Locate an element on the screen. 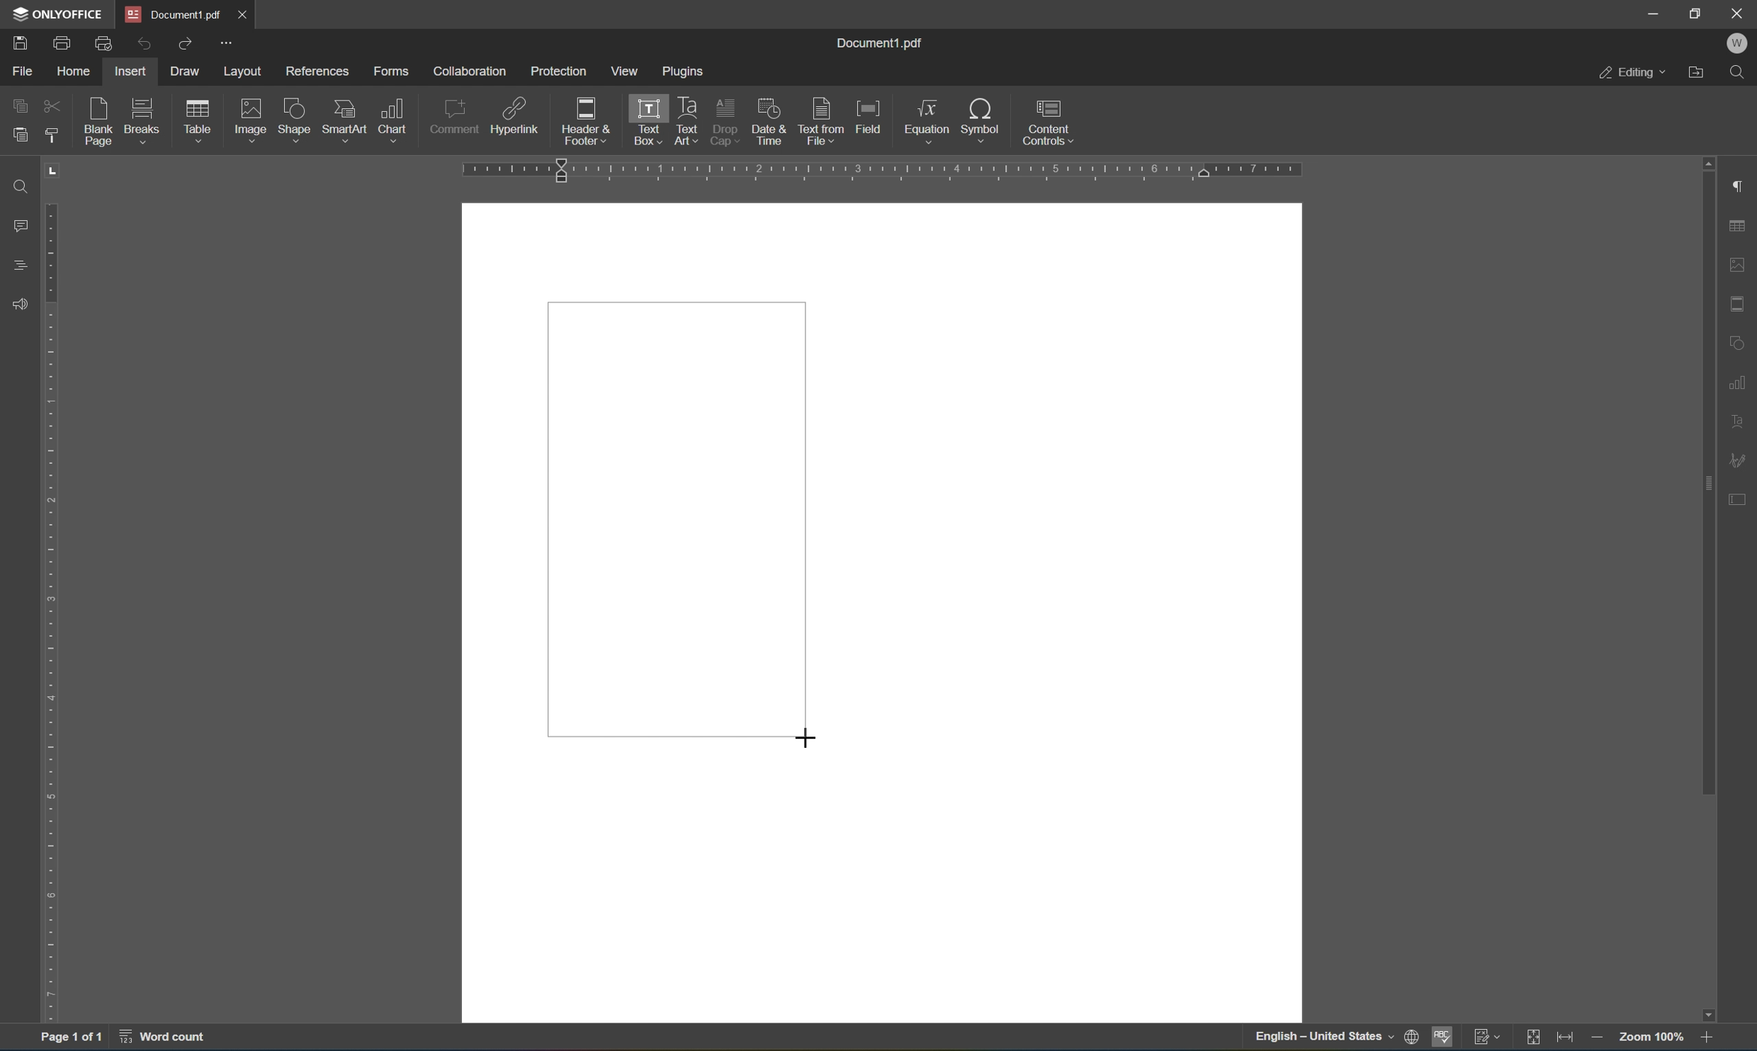 This screenshot has width=1757, height=1051. Restore down is located at coordinates (1695, 13).